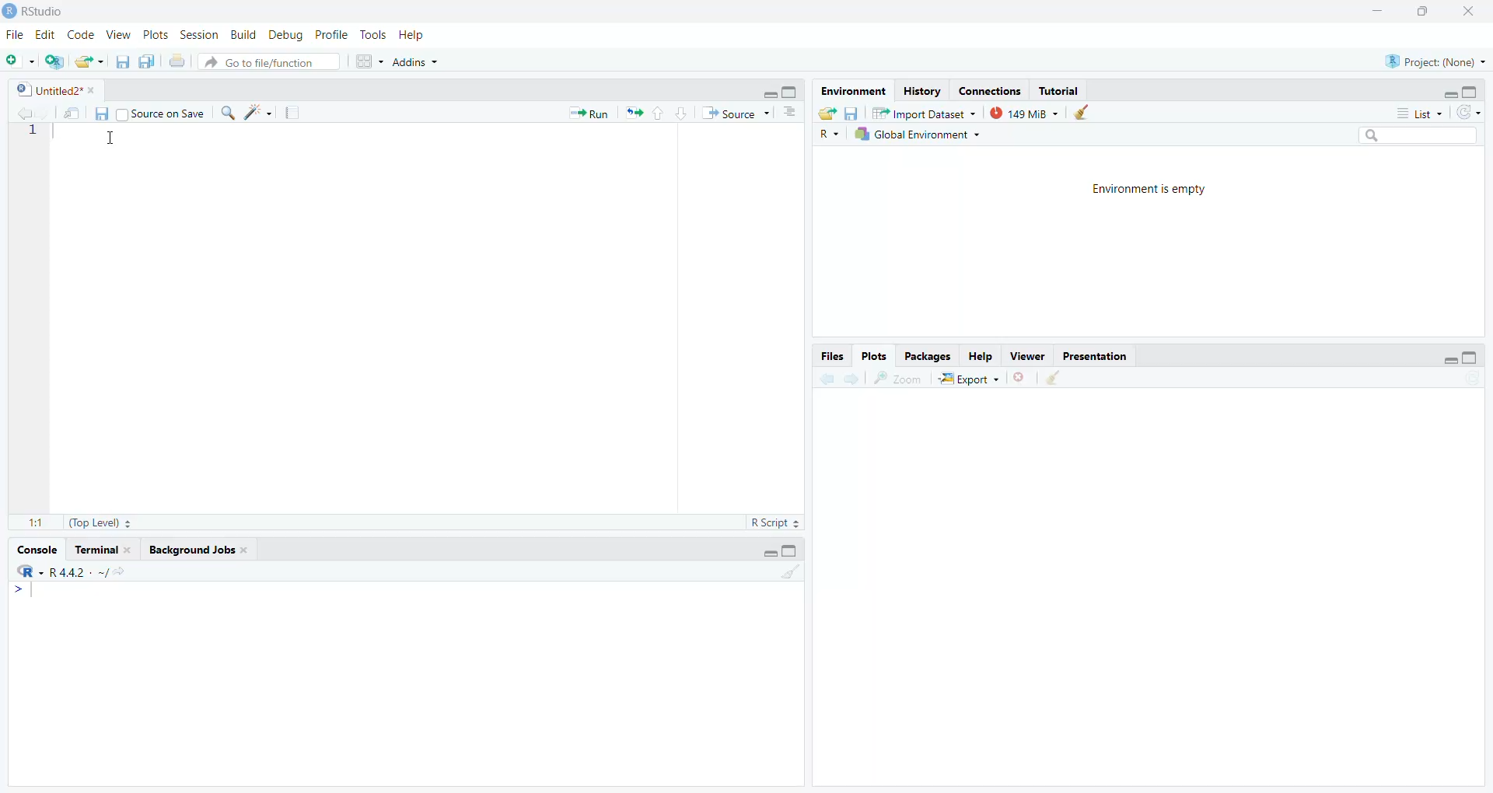 The width and height of the screenshot is (1493, 793). Describe the element at coordinates (793, 550) in the screenshot. I see `Maximize` at that location.